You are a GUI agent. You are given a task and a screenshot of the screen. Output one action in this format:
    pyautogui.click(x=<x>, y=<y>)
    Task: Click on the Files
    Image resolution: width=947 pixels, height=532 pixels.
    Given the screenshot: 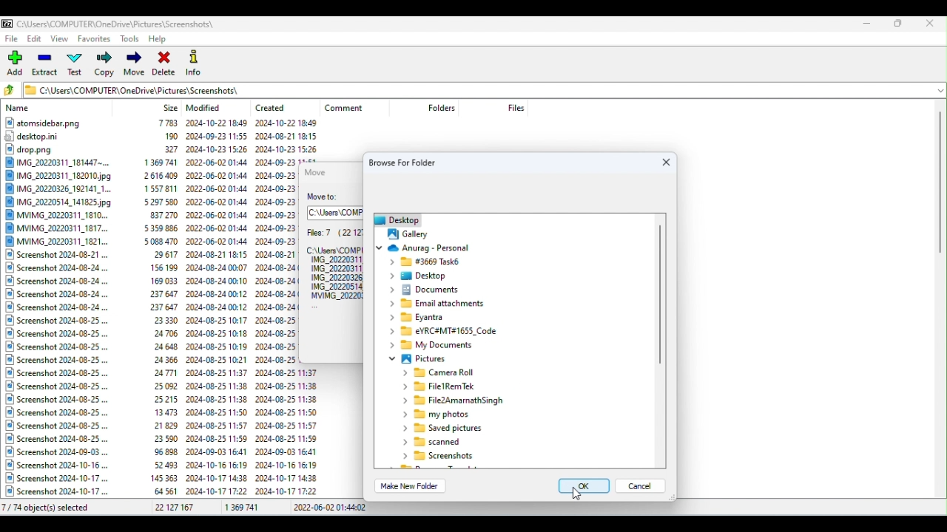 What is the action you would take?
    pyautogui.click(x=333, y=265)
    